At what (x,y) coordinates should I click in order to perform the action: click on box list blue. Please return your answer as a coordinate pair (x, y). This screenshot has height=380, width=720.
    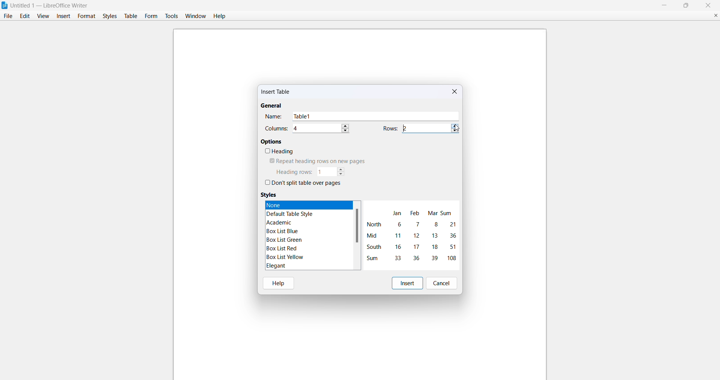
    Looking at the image, I should click on (283, 231).